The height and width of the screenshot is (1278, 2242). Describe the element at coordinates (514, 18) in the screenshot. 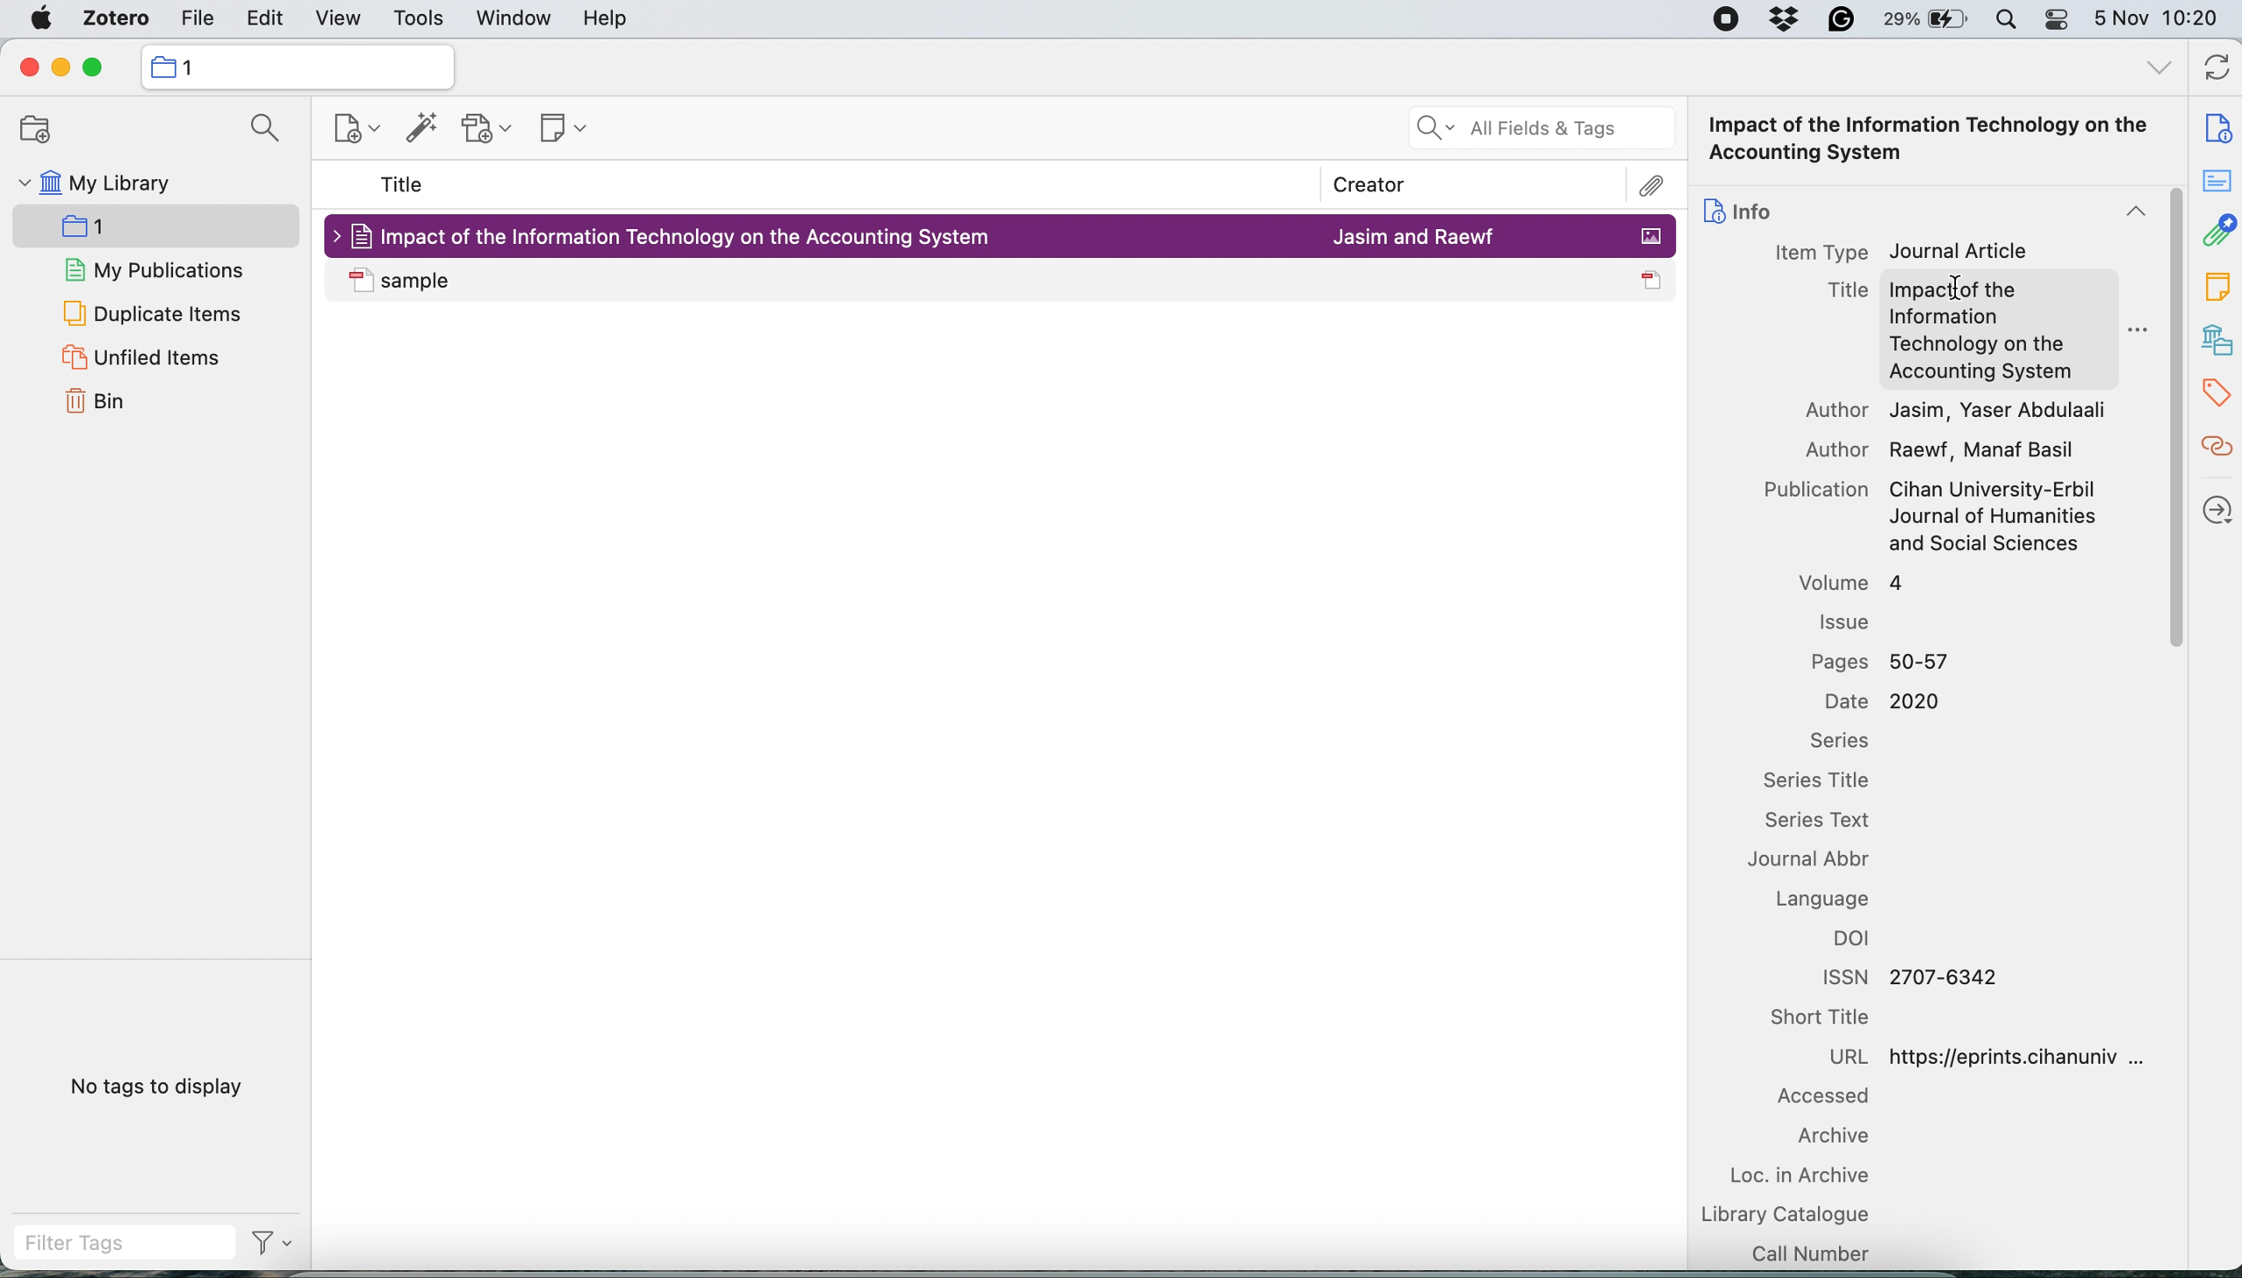

I see `window` at that location.